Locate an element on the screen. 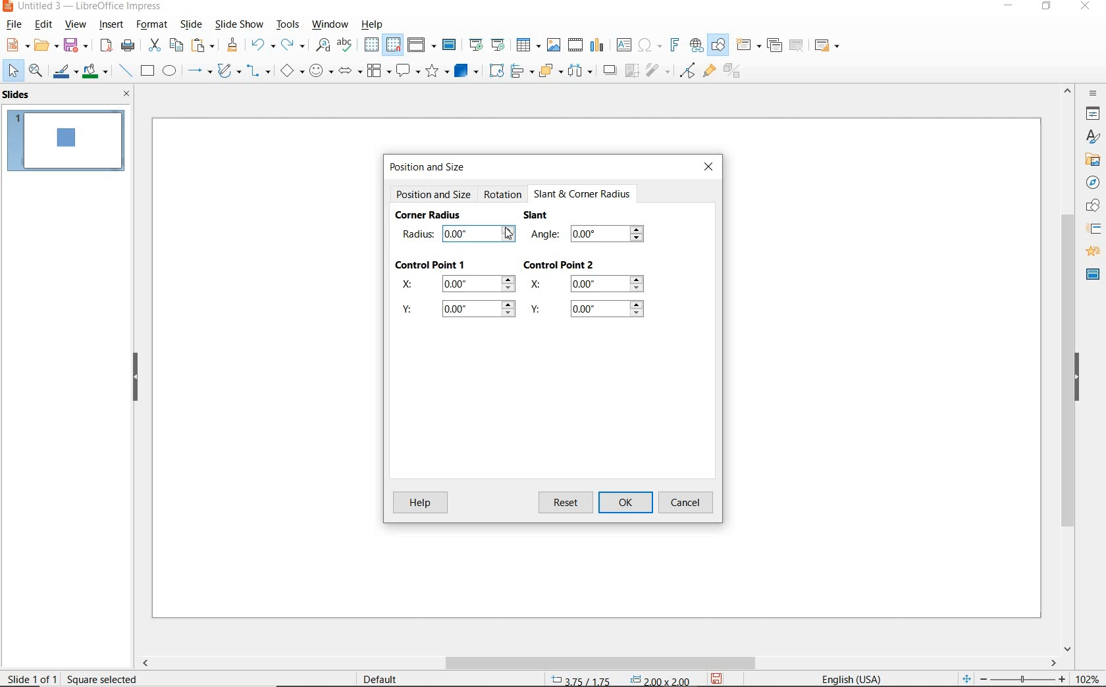 This screenshot has width=1106, height=687. align objects is located at coordinates (522, 72).